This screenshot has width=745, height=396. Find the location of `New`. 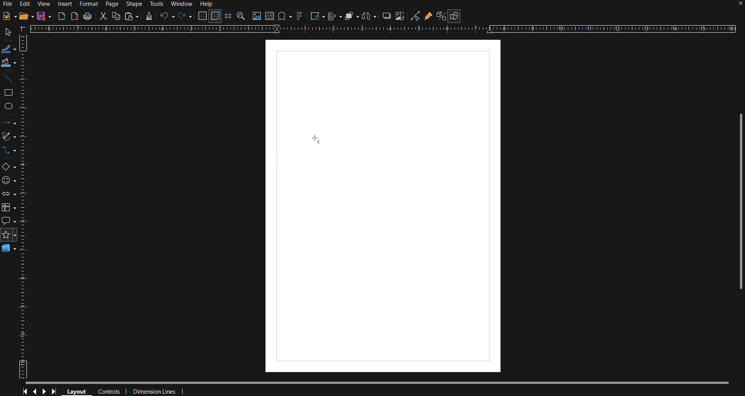

New is located at coordinates (9, 16).